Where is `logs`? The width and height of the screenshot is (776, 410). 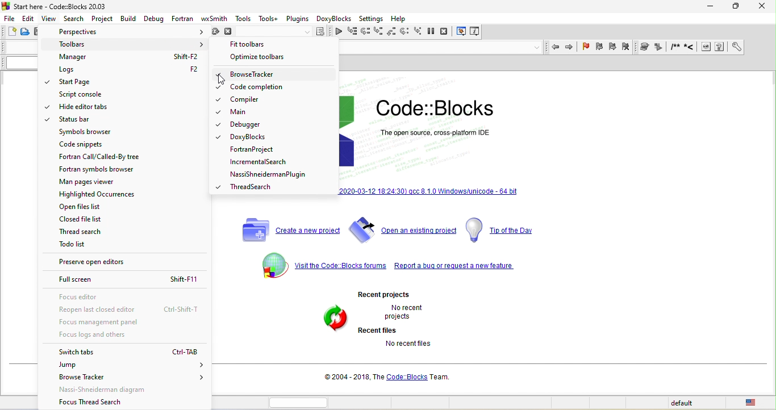 logs is located at coordinates (131, 70).